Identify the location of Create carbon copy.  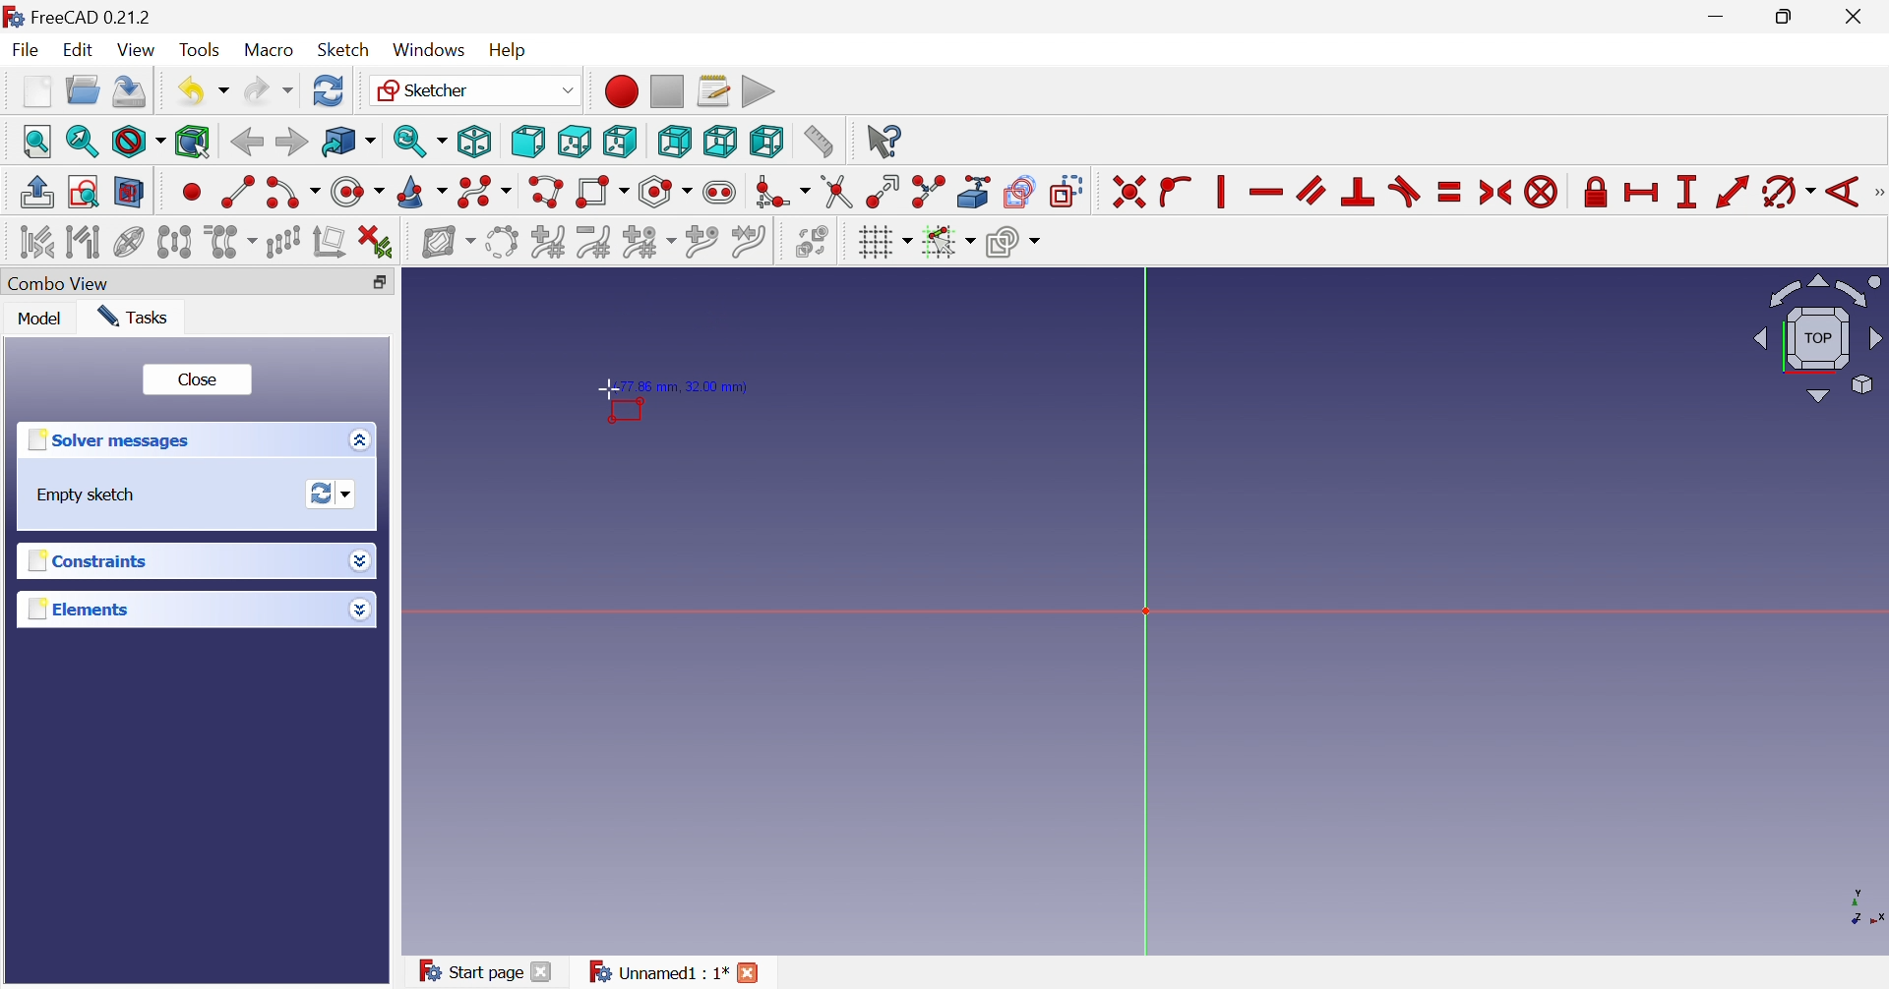
(1019, 191).